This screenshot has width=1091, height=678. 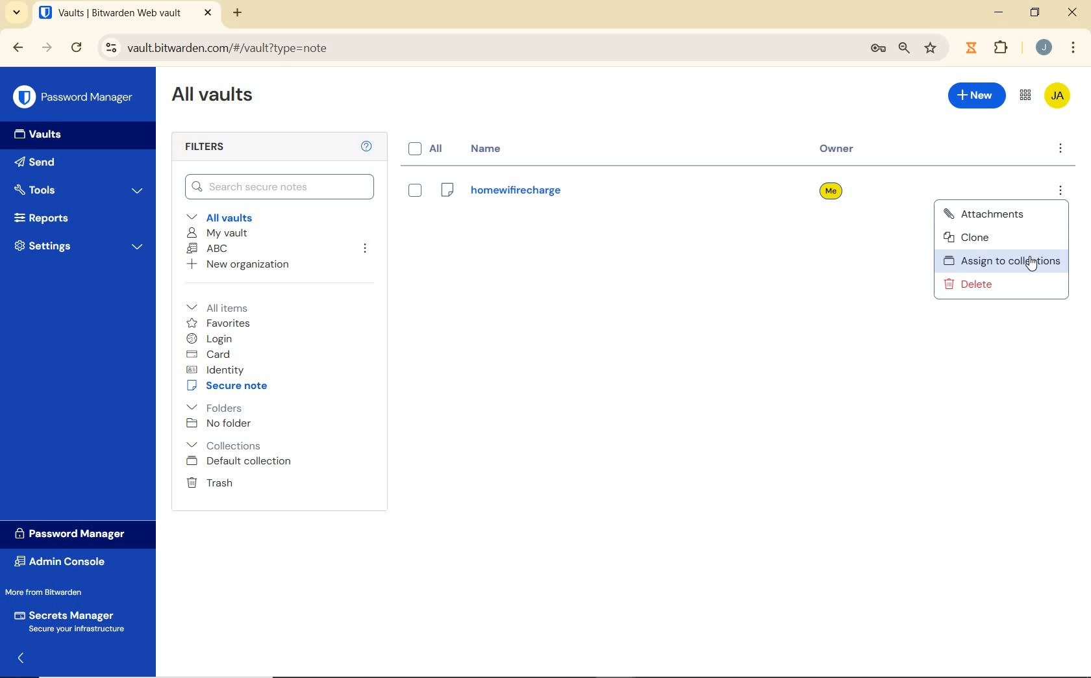 What do you see at coordinates (1031, 267) in the screenshot?
I see `Mouse Cursor` at bounding box center [1031, 267].